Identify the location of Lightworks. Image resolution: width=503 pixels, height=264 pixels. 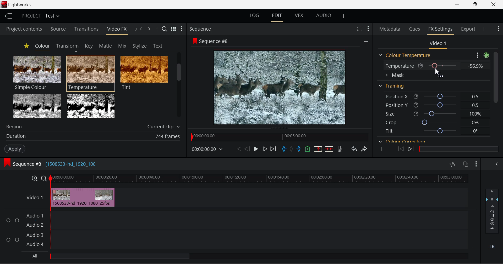
(21, 5).